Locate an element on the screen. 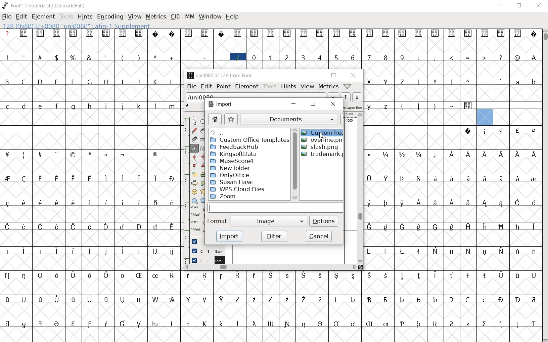  previous word is located at coordinates (346, 97).